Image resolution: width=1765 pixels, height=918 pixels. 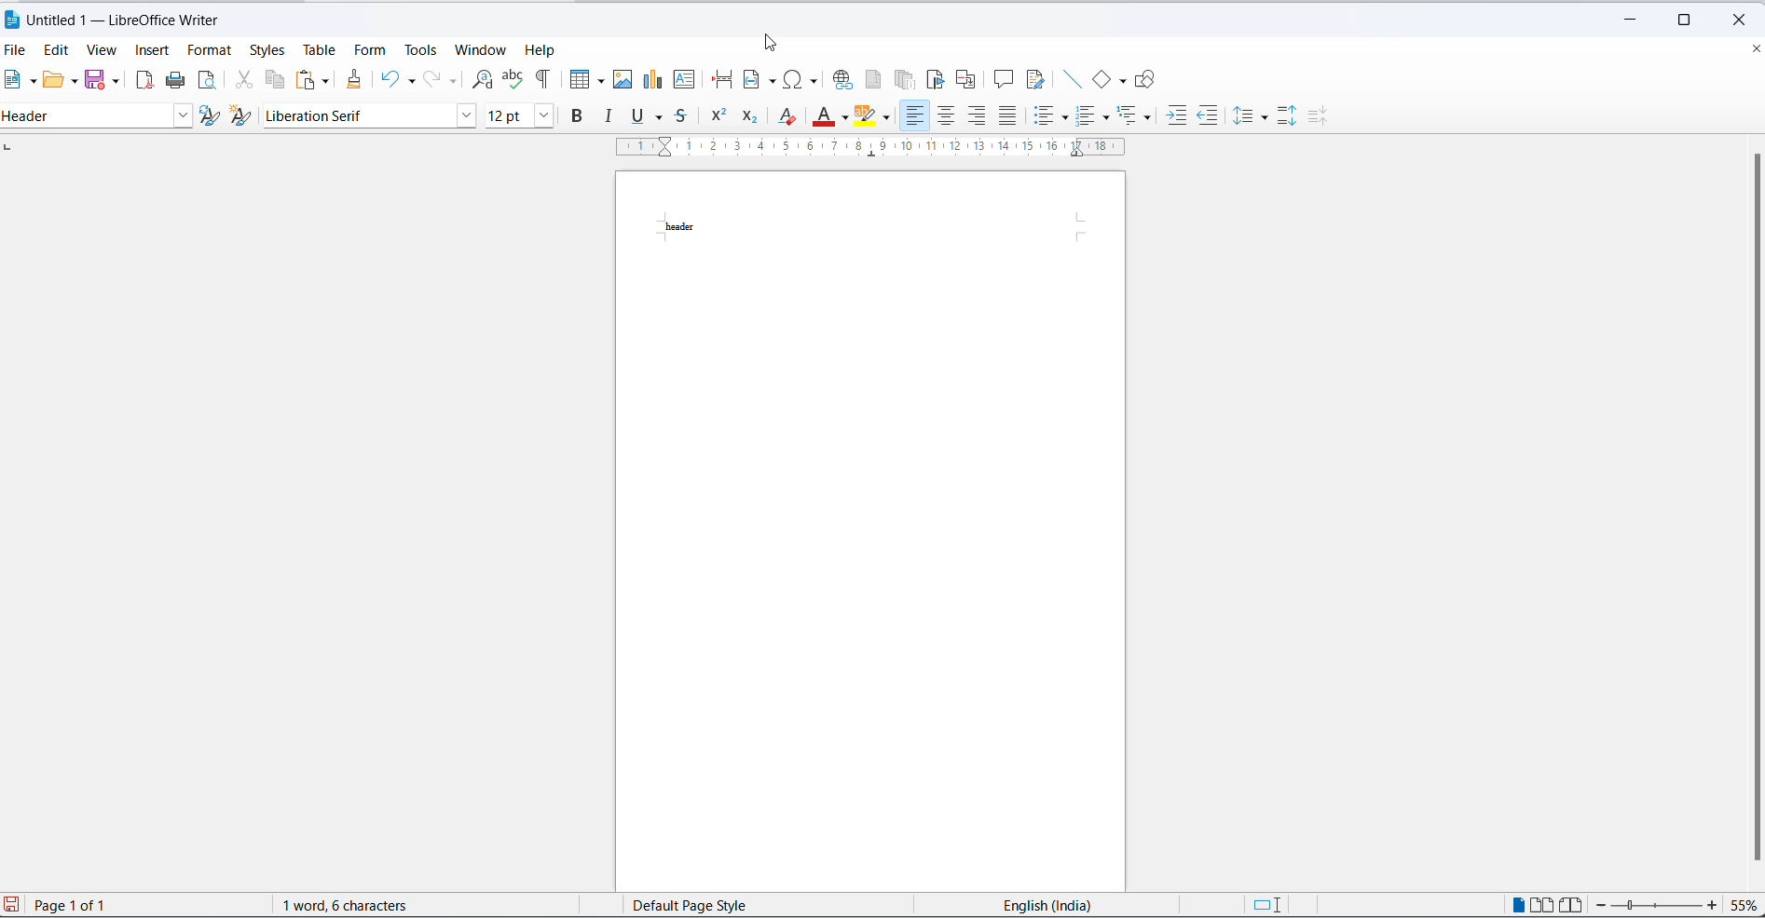 I want to click on open, so click(x=52, y=81).